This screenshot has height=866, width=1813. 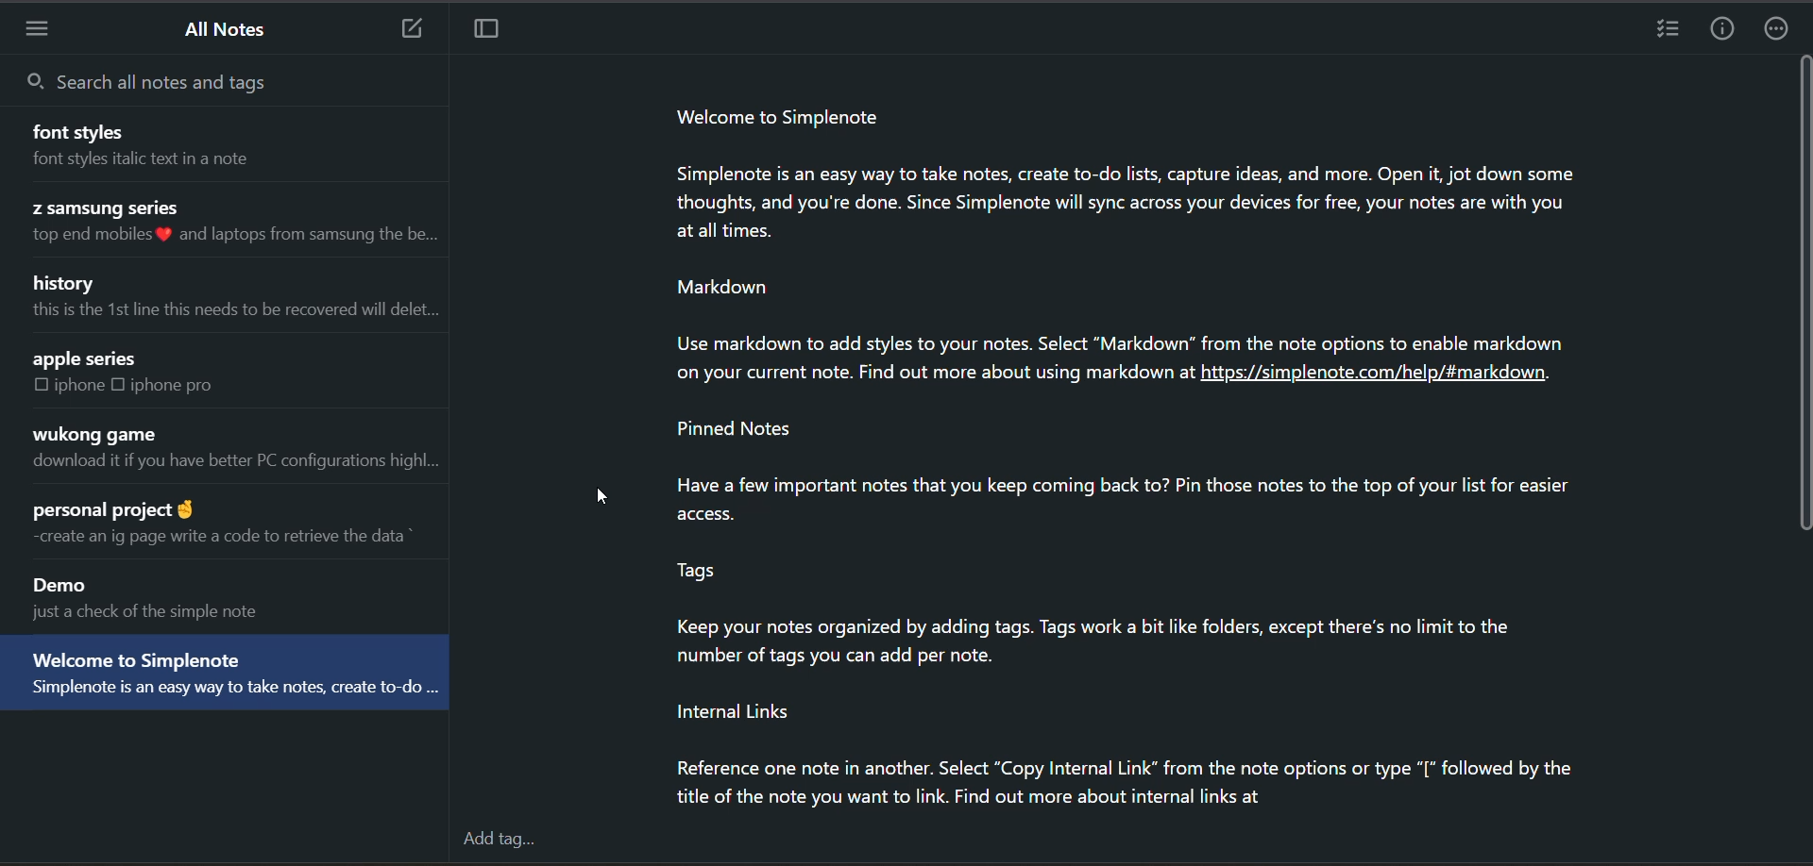 What do you see at coordinates (107, 208) in the screenshot?
I see `Z samsung series` at bounding box center [107, 208].